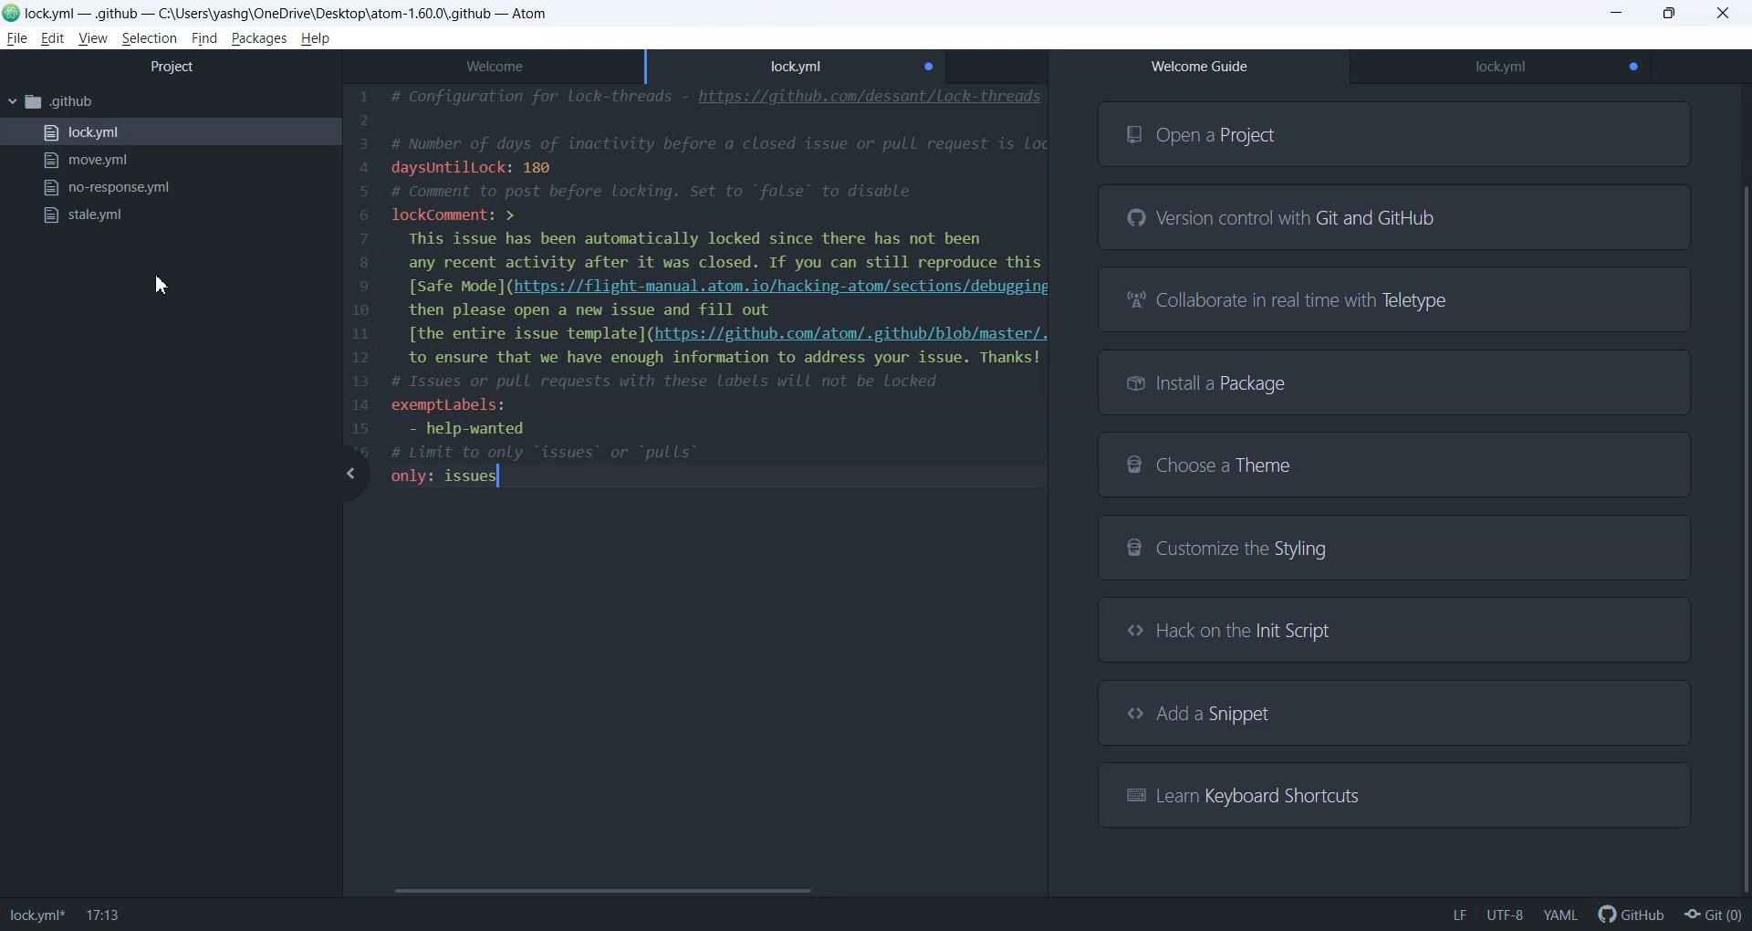  I want to click on Packages, so click(260, 39).